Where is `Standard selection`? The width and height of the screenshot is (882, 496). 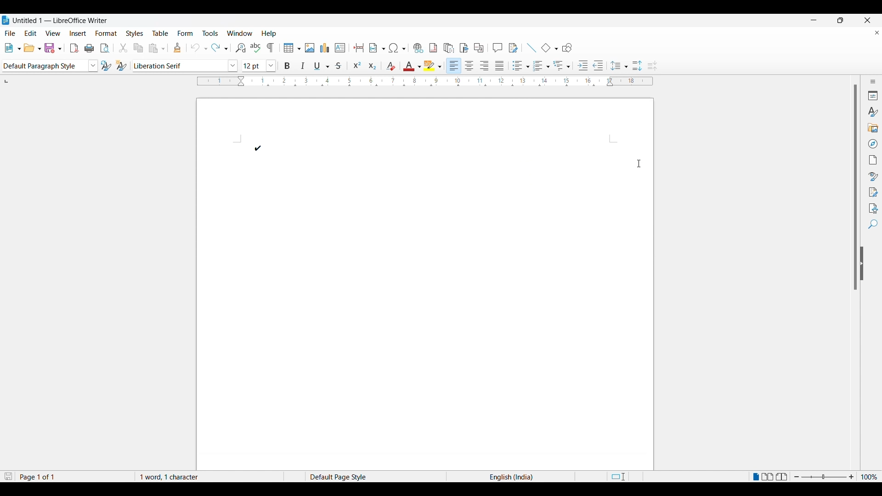 Standard selection is located at coordinates (632, 476).